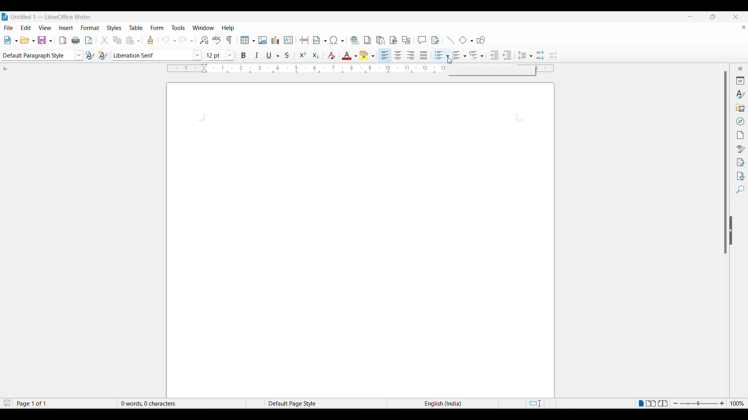  What do you see at coordinates (168, 40) in the screenshot?
I see `undo` at bounding box center [168, 40].